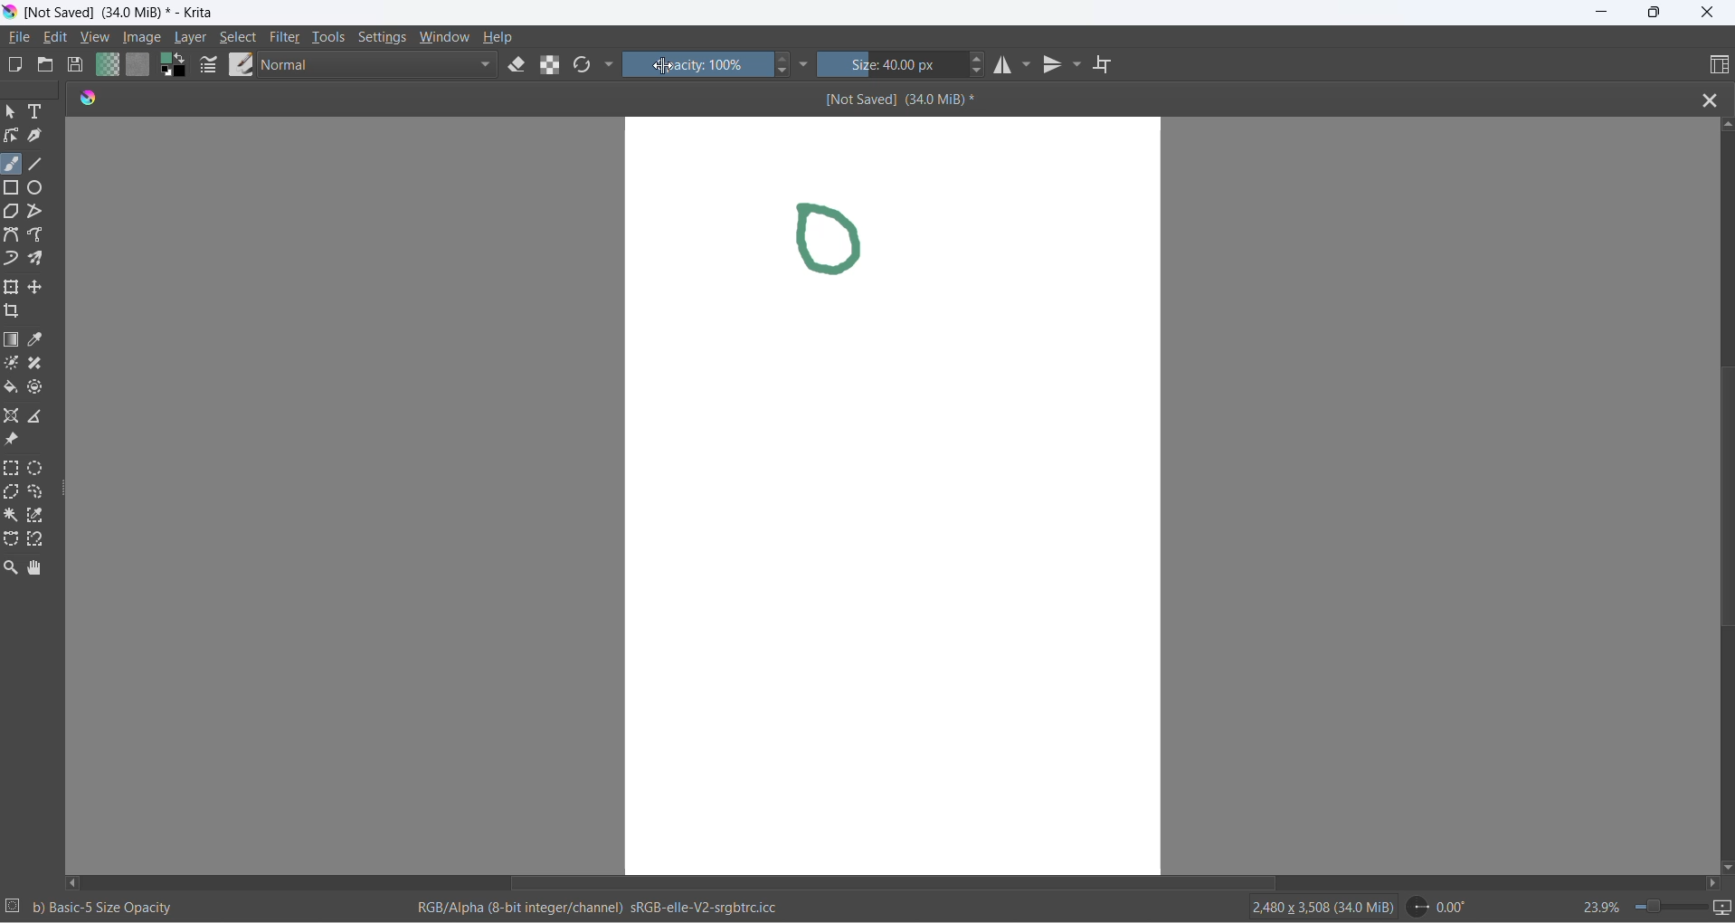 The image size is (1735, 923). I want to click on close file, so click(1706, 99).